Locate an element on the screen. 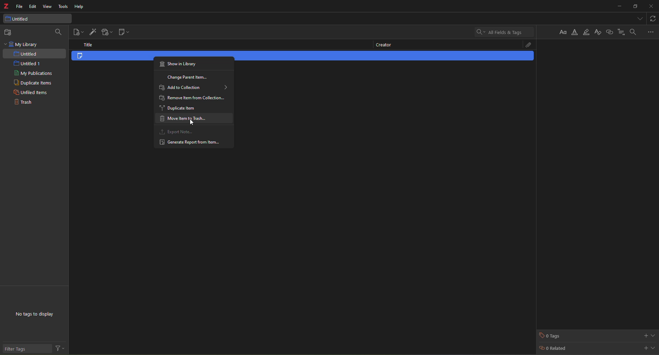 The image size is (659, 355). maximize is located at coordinates (634, 7).